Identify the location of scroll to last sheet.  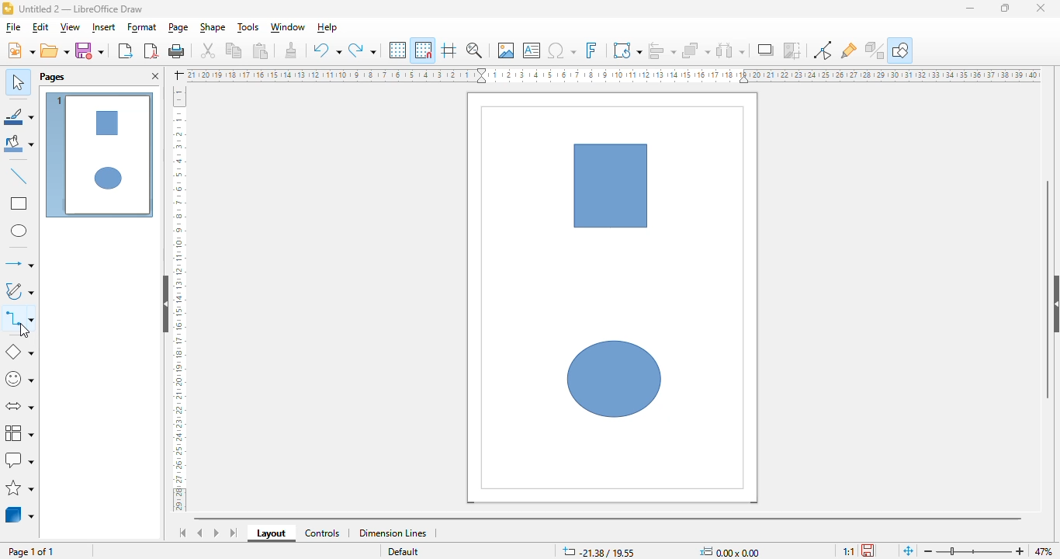
(234, 533).